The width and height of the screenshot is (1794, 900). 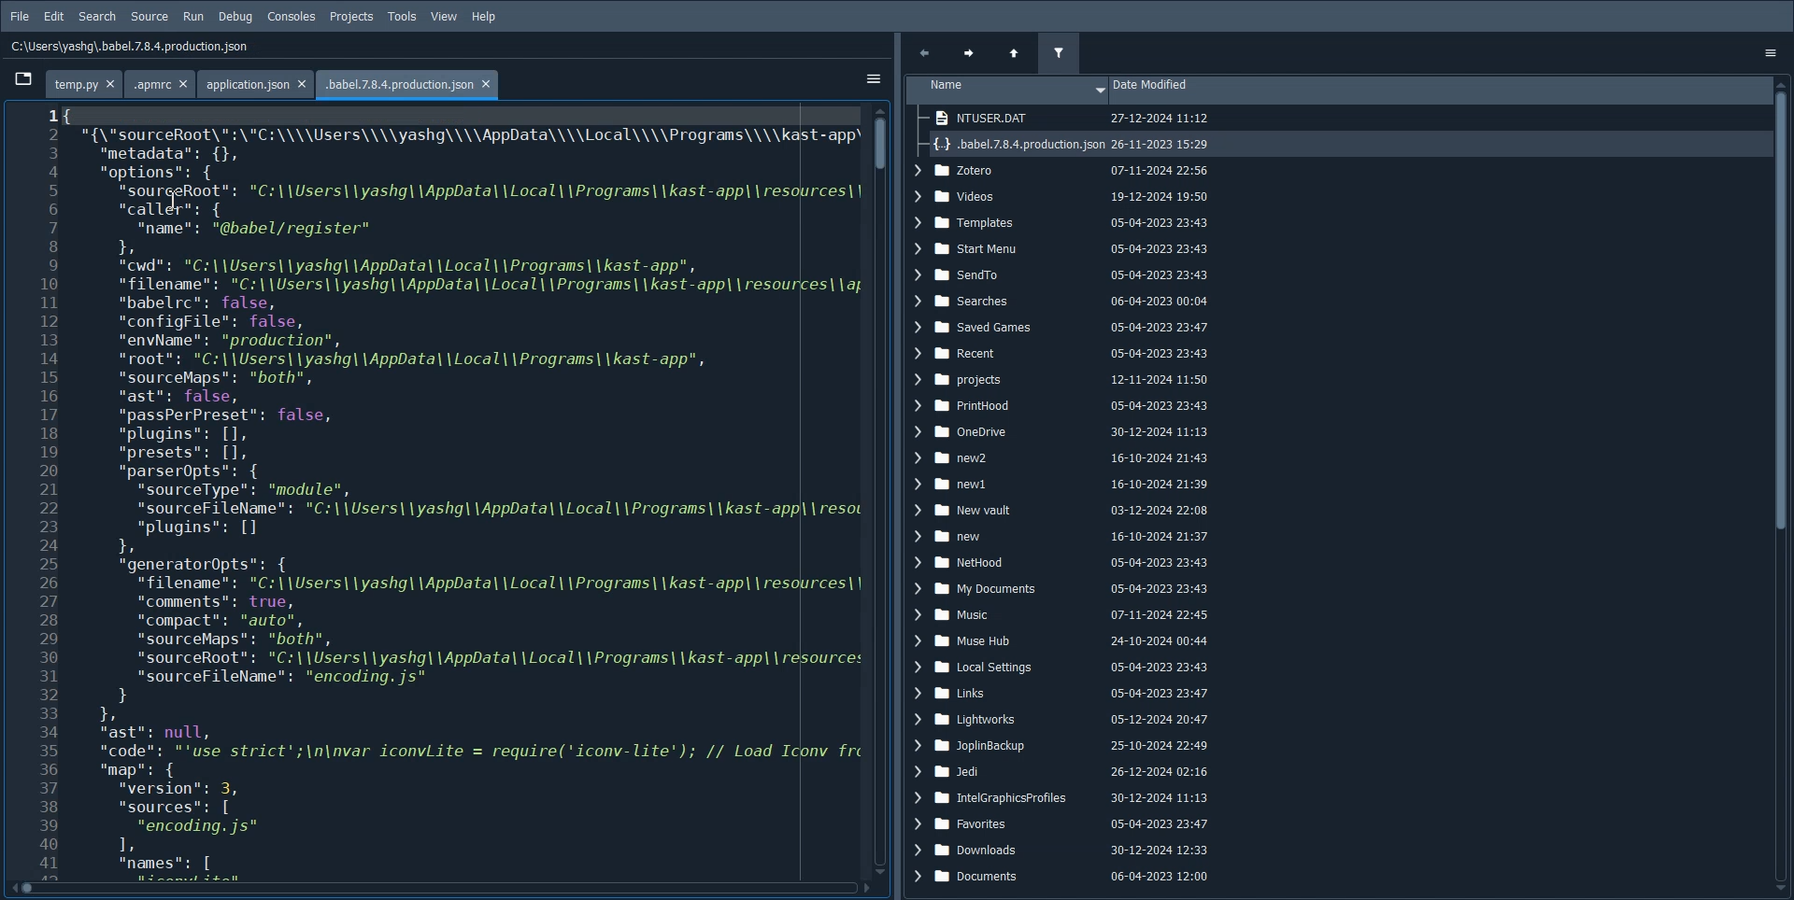 I want to click on Edit, so click(x=54, y=17).